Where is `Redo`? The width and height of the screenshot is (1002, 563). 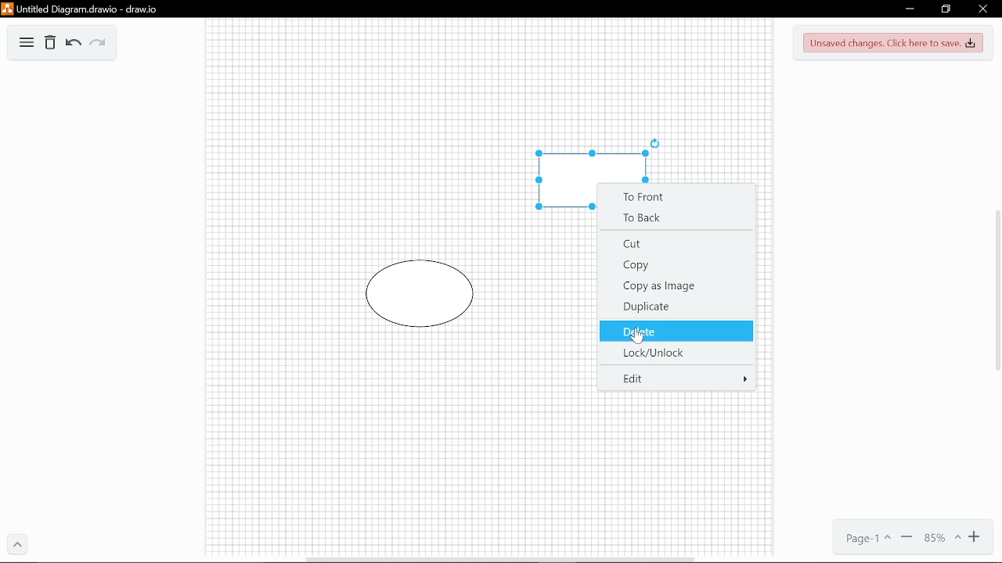
Redo is located at coordinates (97, 45).